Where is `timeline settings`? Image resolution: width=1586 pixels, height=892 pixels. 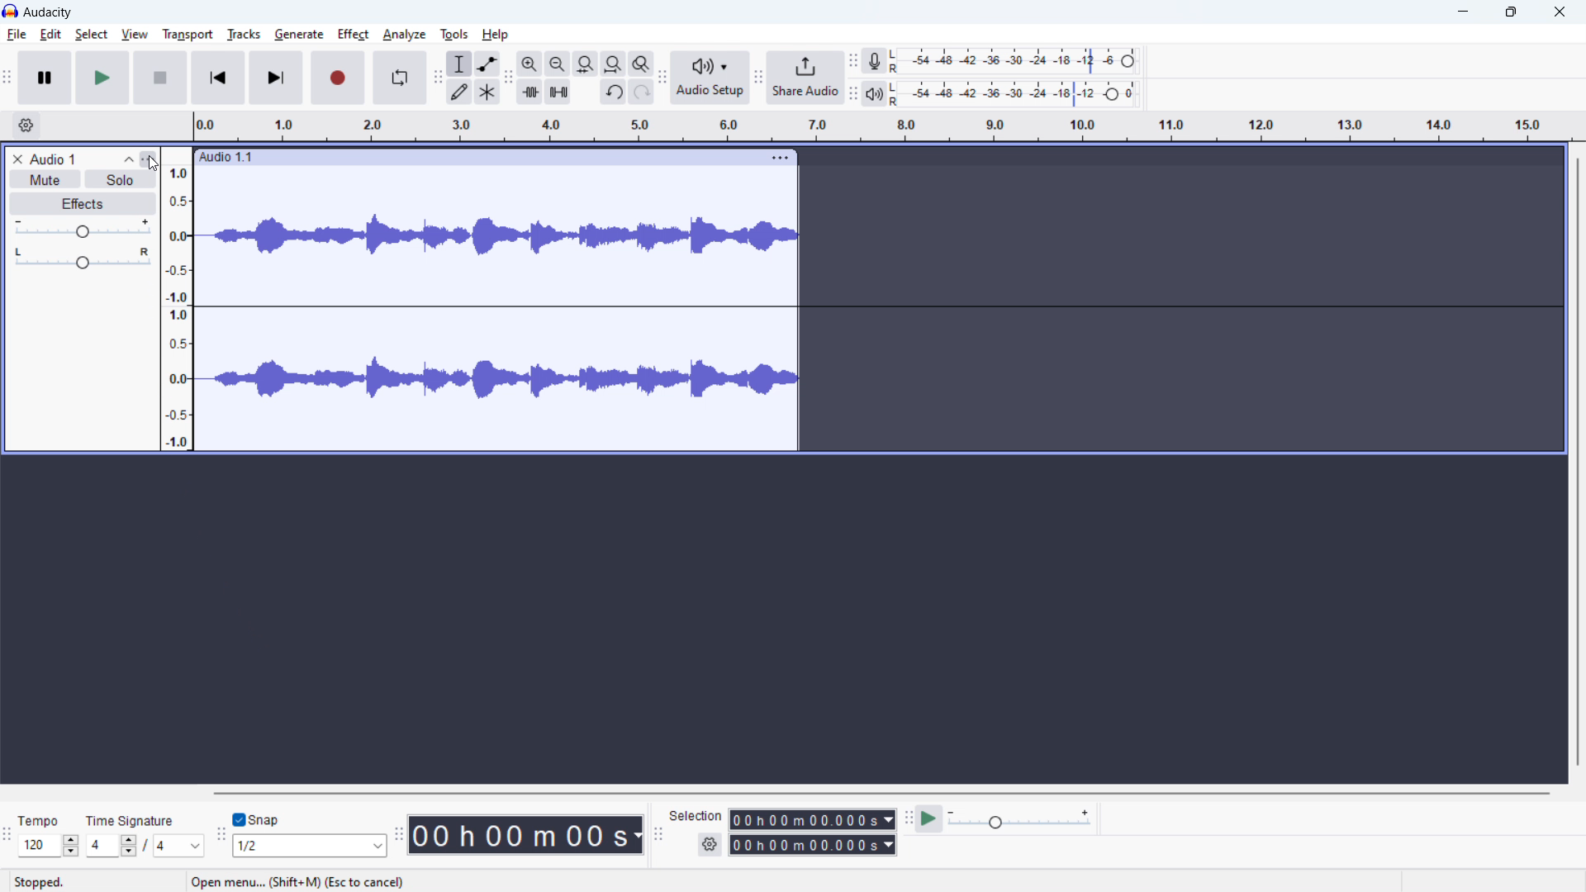 timeline settings is located at coordinates (26, 125).